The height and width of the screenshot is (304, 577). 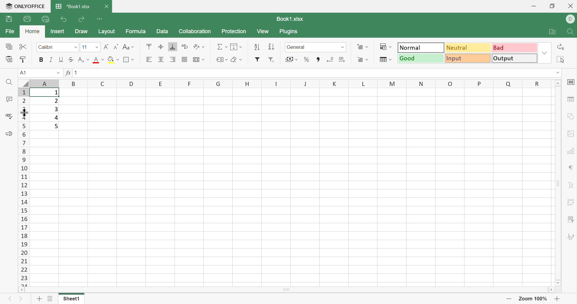 What do you see at coordinates (296, 60) in the screenshot?
I see `Drop Down` at bounding box center [296, 60].